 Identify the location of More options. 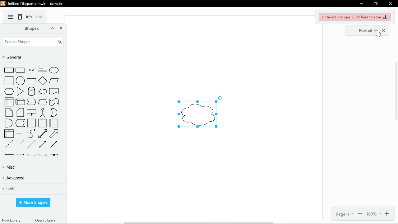
(11, 17).